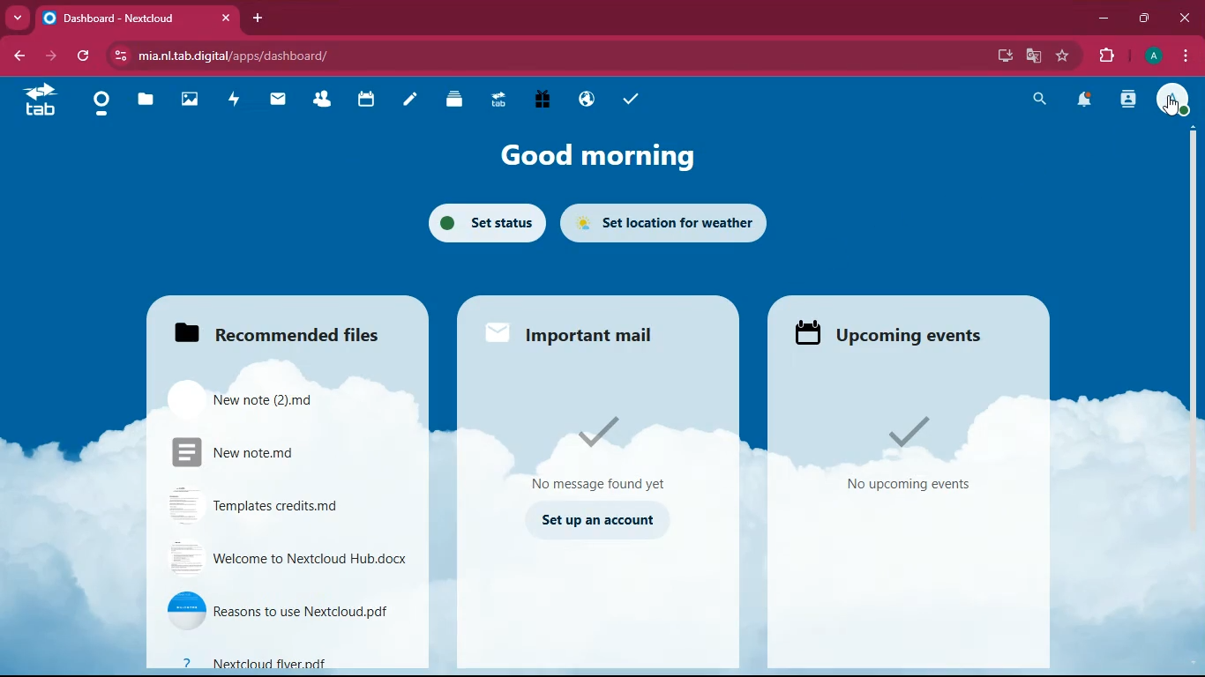  What do you see at coordinates (281, 663) in the screenshot?
I see `file` at bounding box center [281, 663].